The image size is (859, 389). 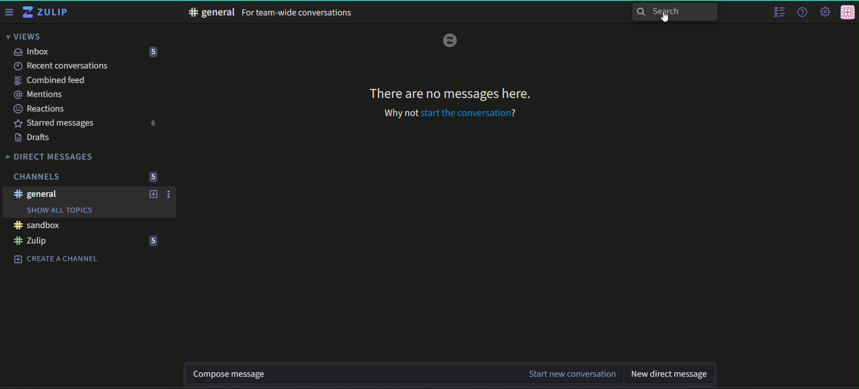 What do you see at coordinates (154, 194) in the screenshot?
I see `add` at bounding box center [154, 194].